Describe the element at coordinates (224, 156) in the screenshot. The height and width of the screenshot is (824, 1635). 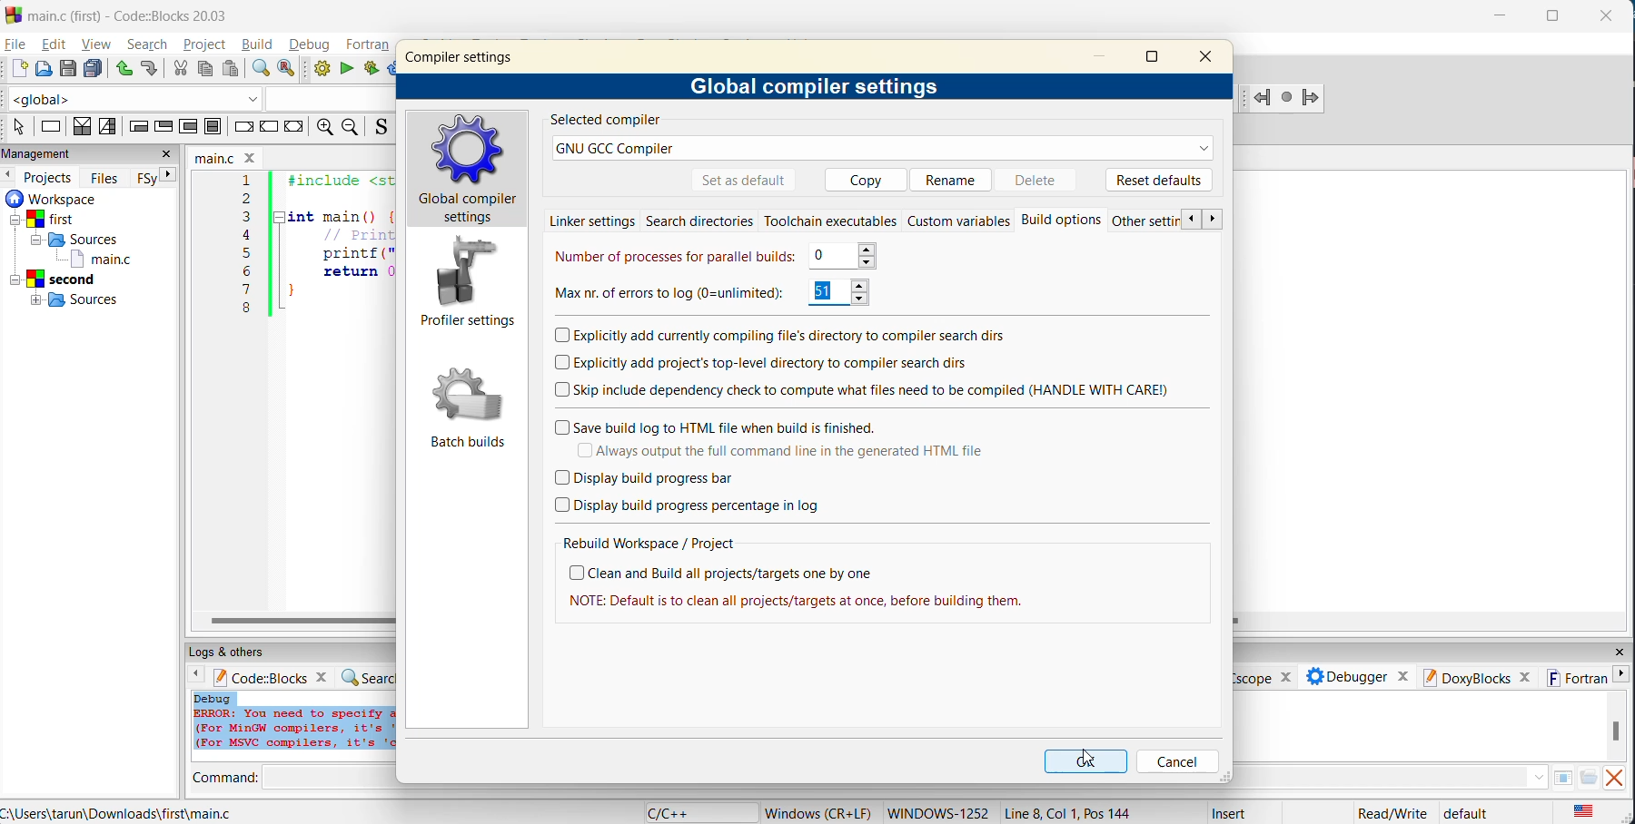
I see `filename` at that location.